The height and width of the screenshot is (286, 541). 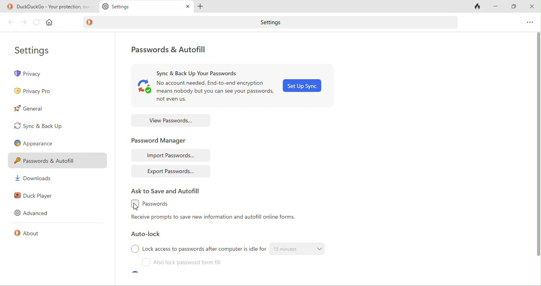 I want to click on duck player, so click(x=42, y=196).